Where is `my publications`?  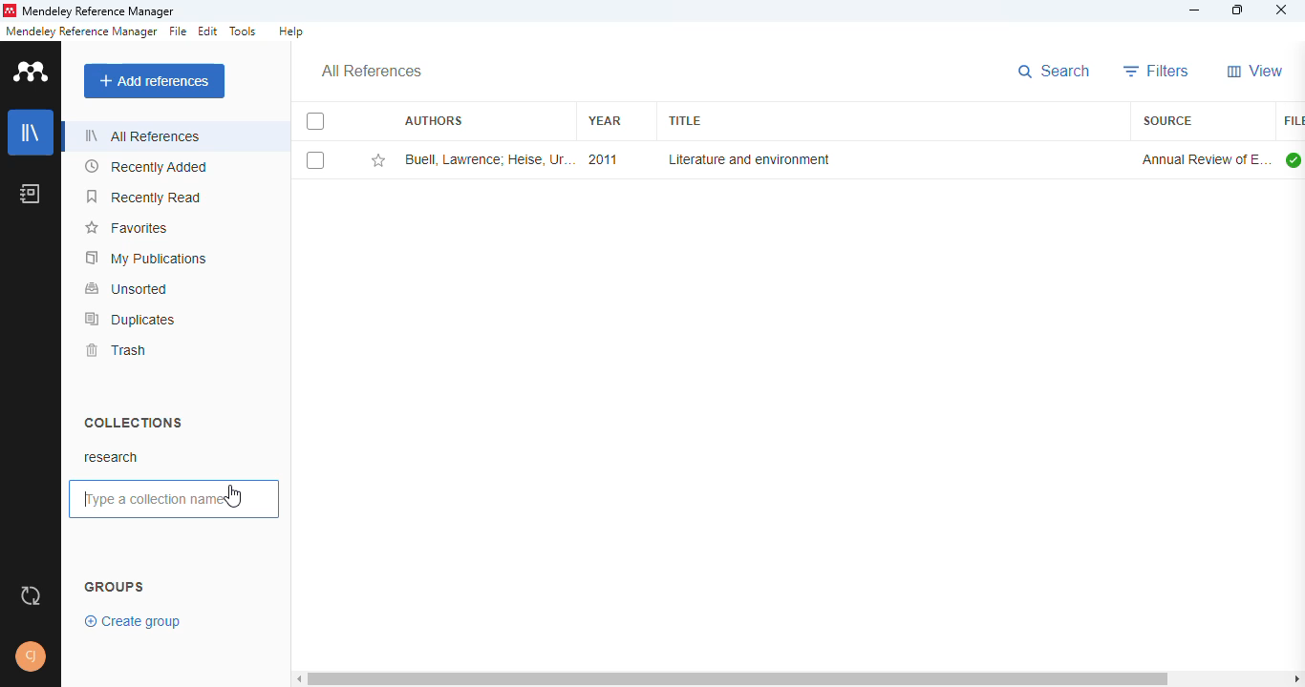 my publications is located at coordinates (146, 259).